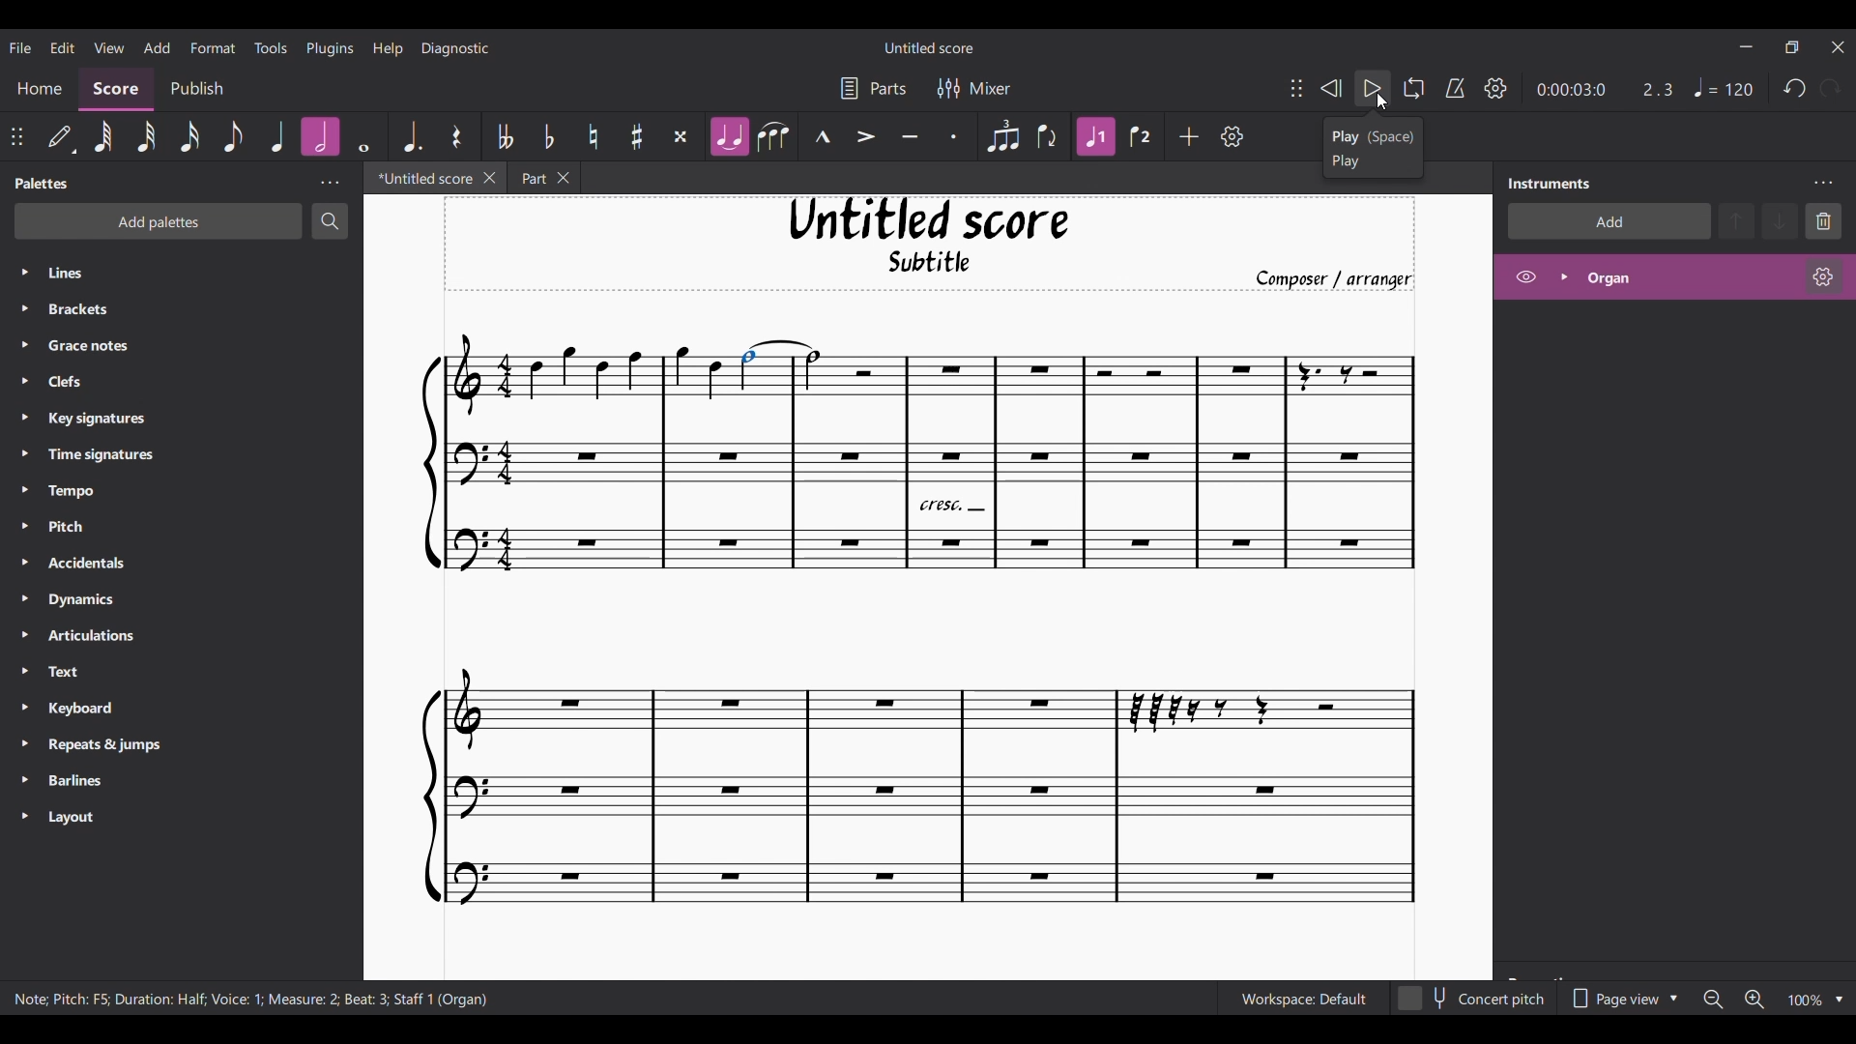 Image resolution: width=1856 pixels, height=1044 pixels. I want to click on Move selection down, so click(1780, 220).